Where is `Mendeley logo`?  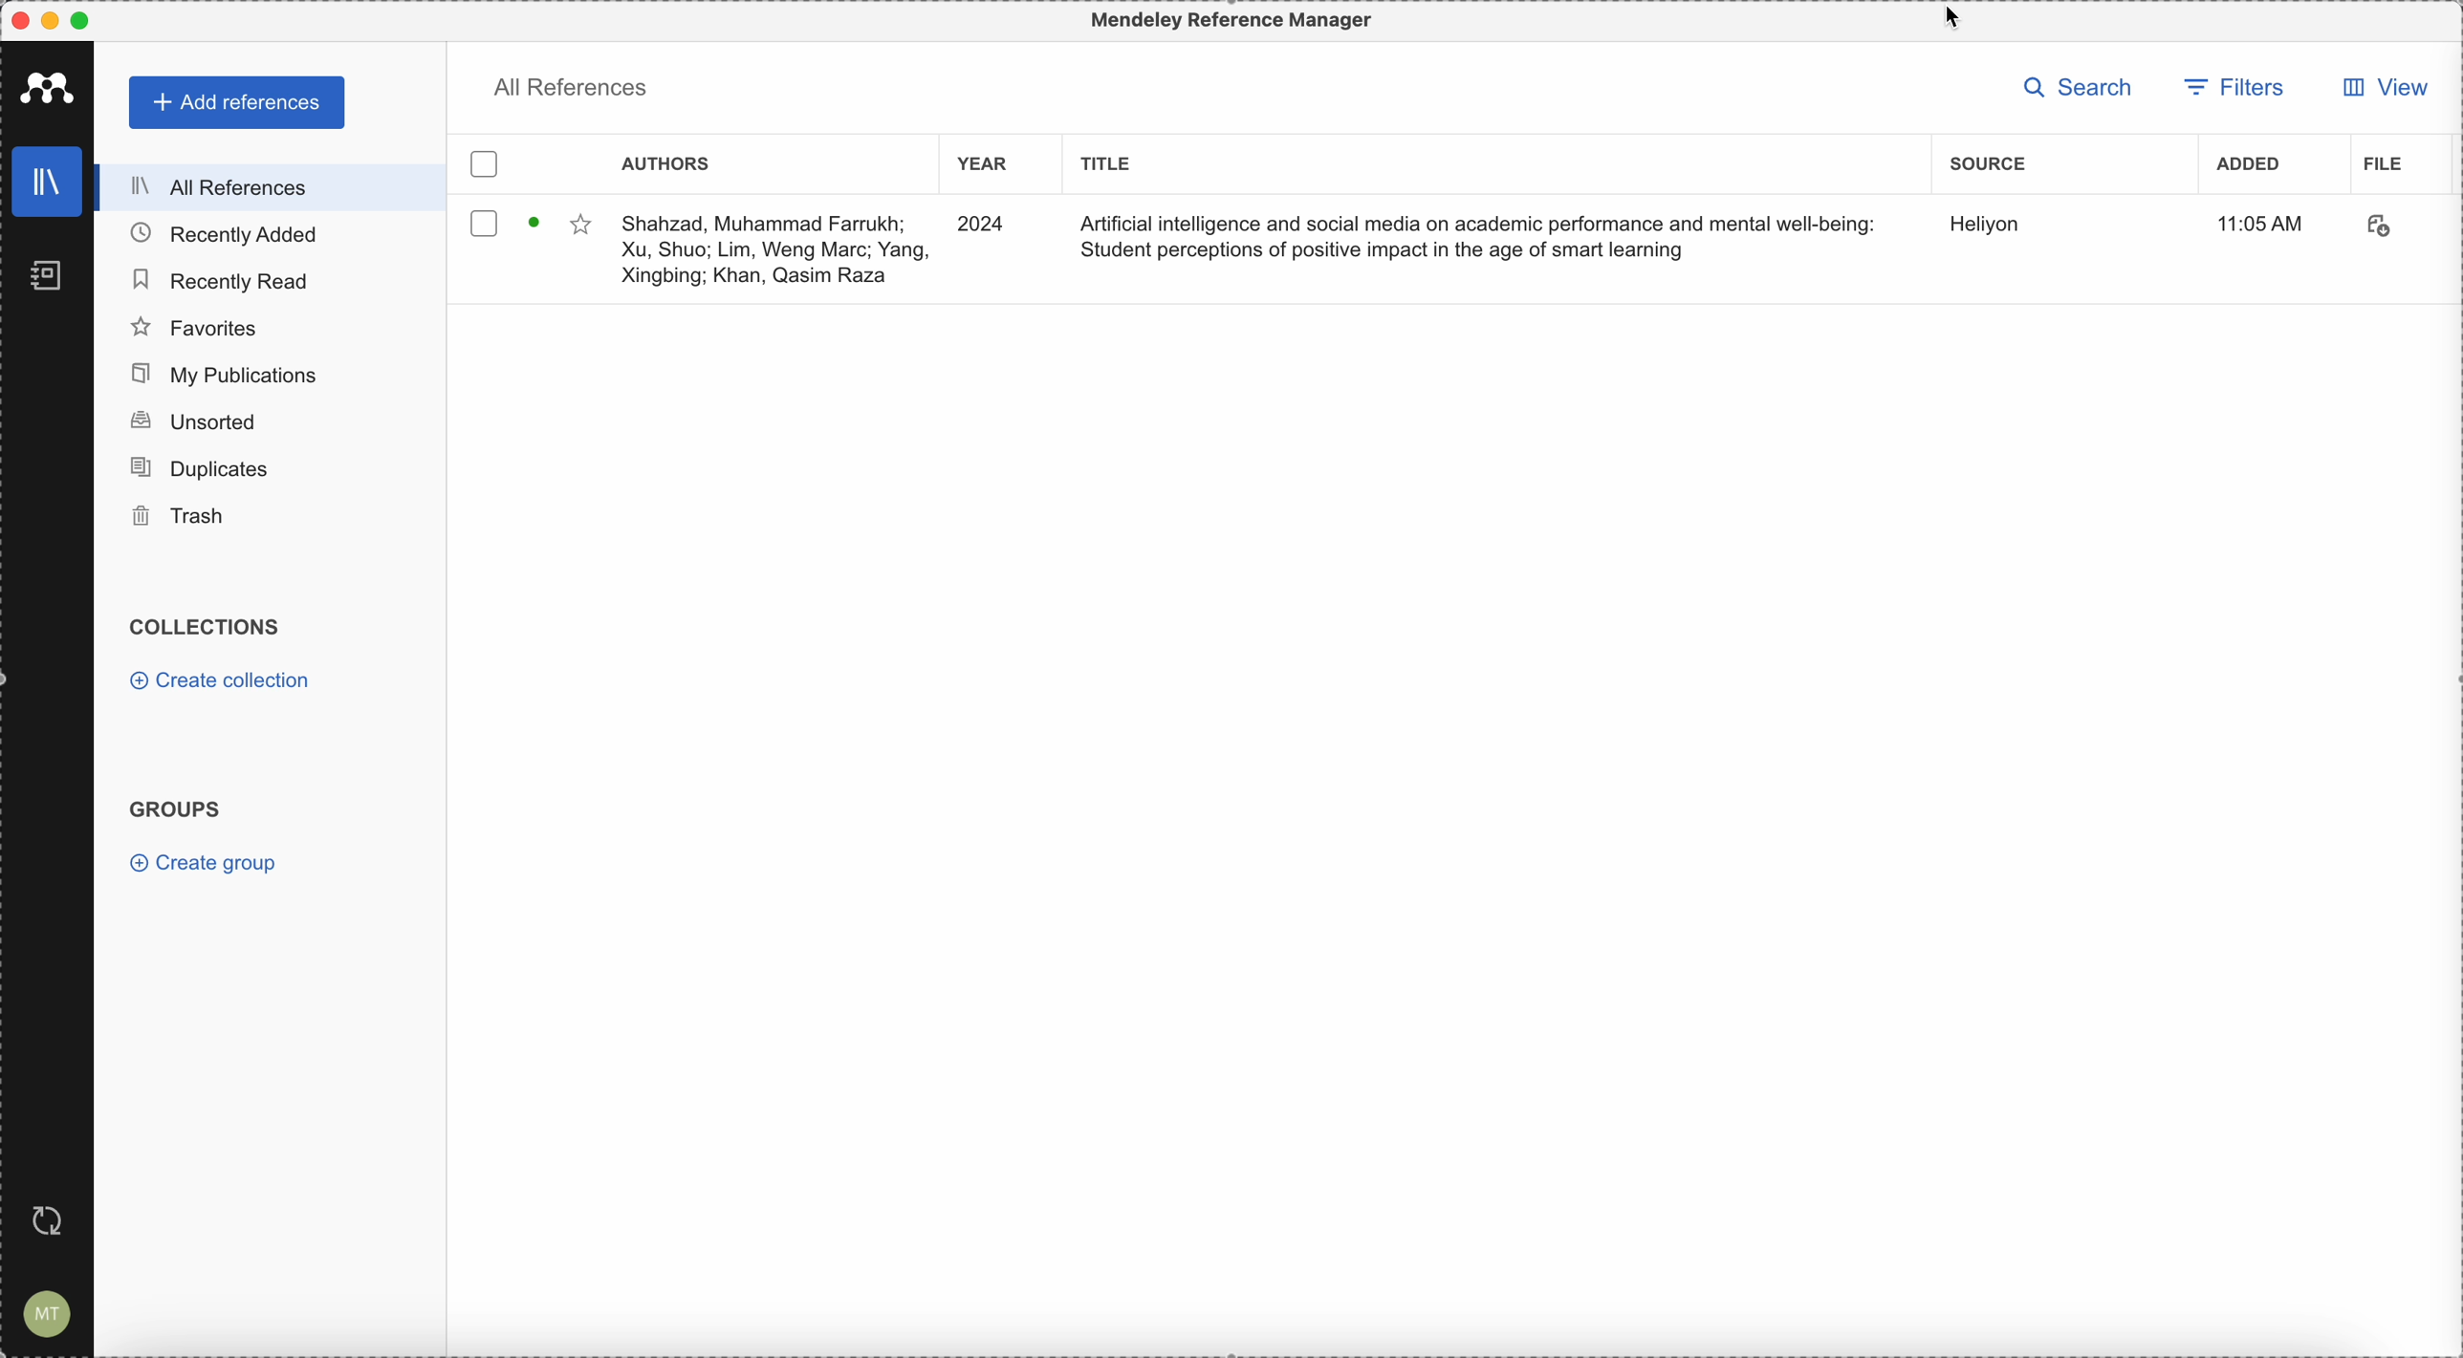
Mendeley logo is located at coordinates (48, 86).